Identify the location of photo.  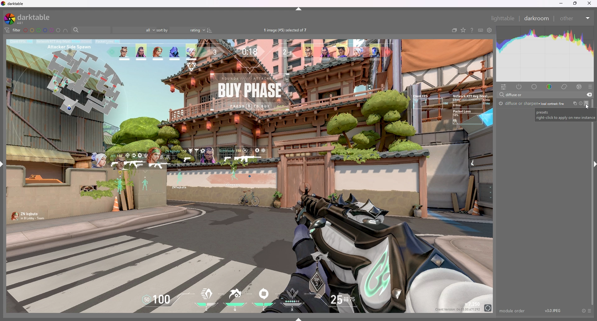
(248, 176).